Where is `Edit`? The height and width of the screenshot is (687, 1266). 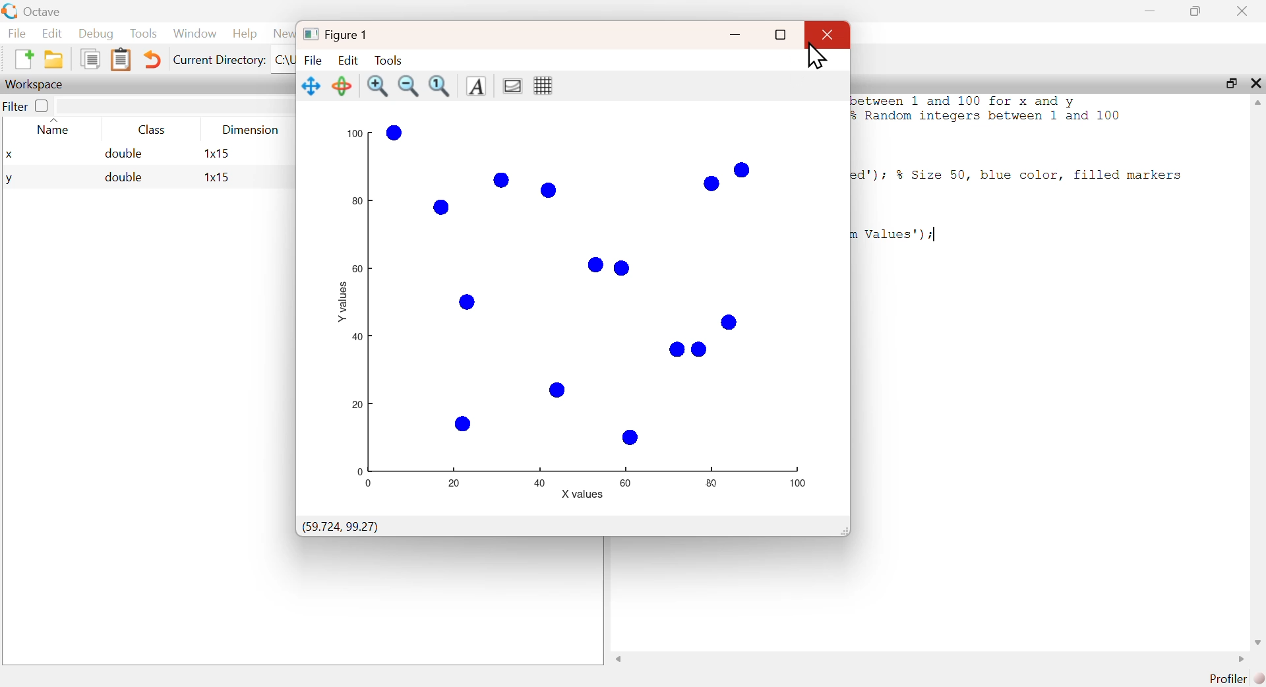
Edit is located at coordinates (349, 59).